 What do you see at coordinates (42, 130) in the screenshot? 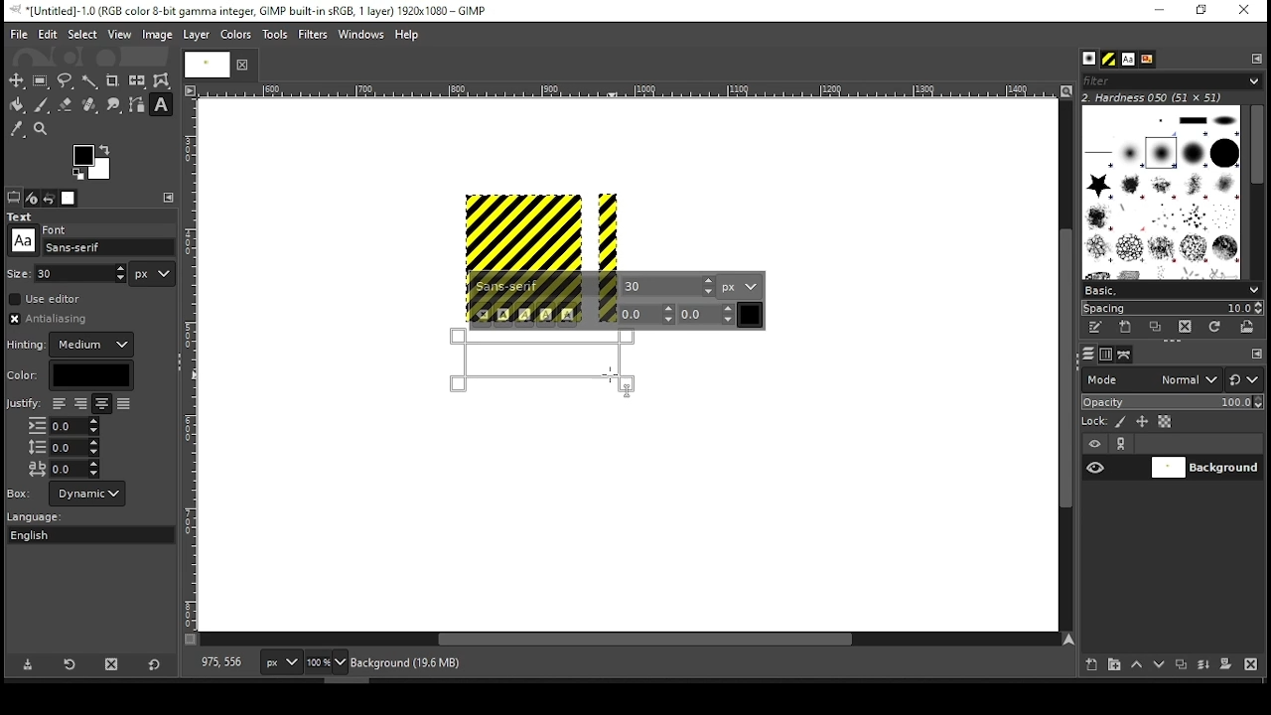
I see `zoom tool` at bounding box center [42, 130].